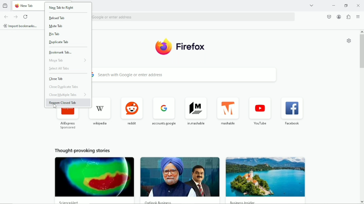 The height and width of the screenshot is (204, 364). What do you see at coordinates (55, 79) in the screenshot?
I see `close tab` at bounding box center [55, 79].